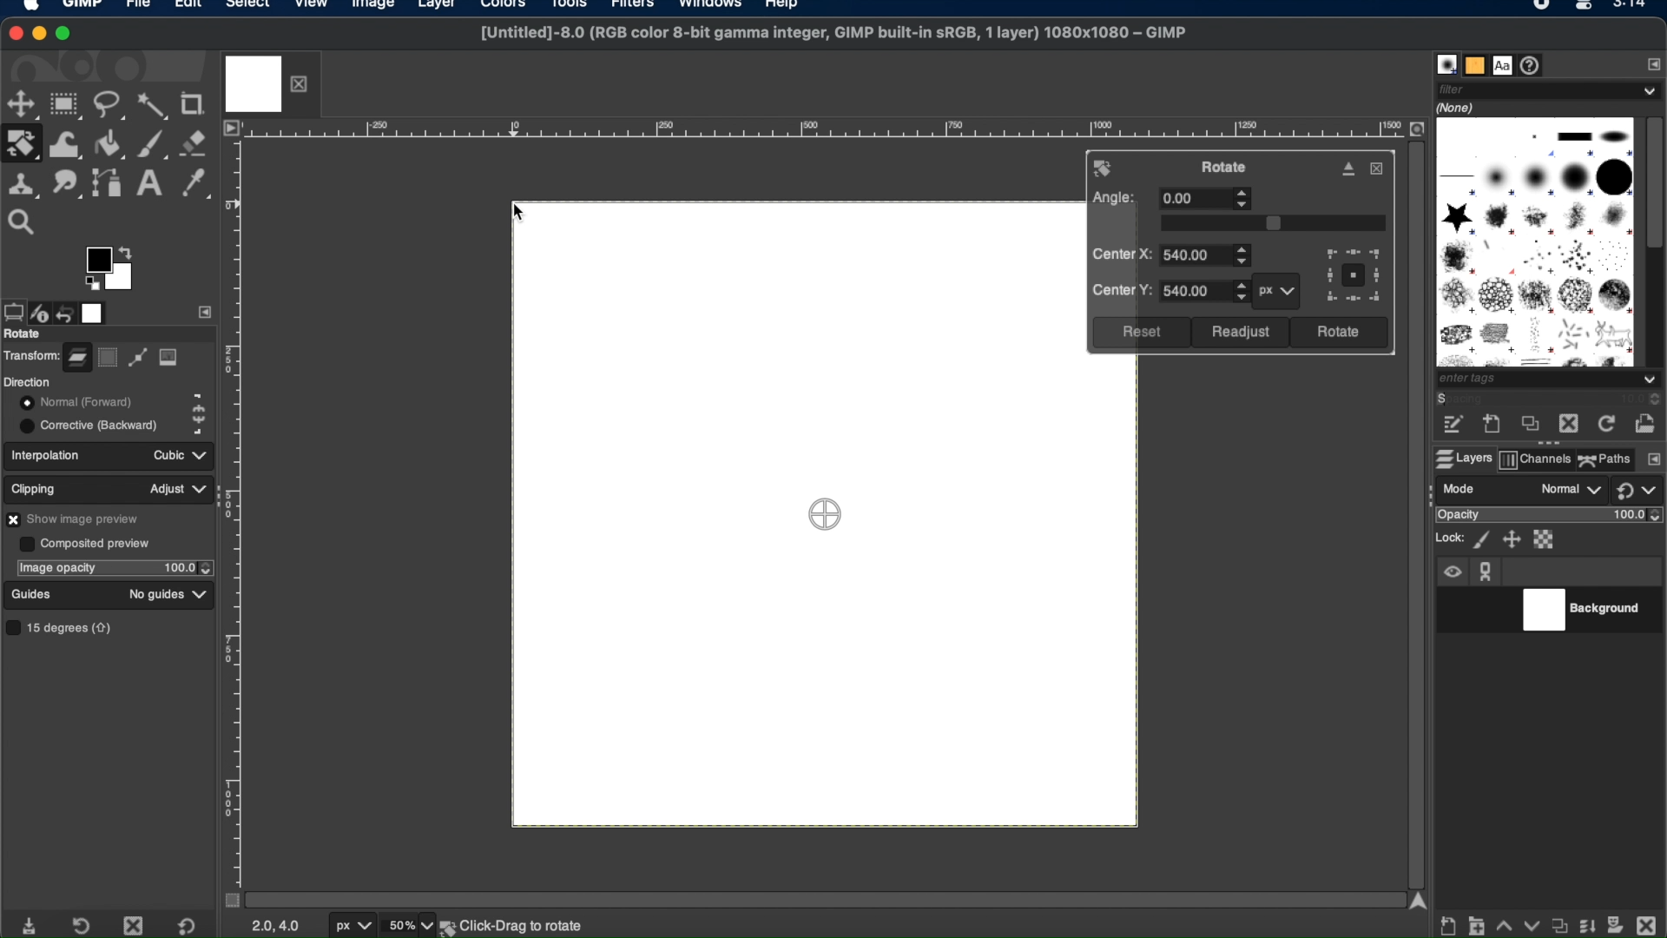  What do you see at coordinates (254, 83) in the screenshot?
I see `image tab` at bounding box center [254, 83].